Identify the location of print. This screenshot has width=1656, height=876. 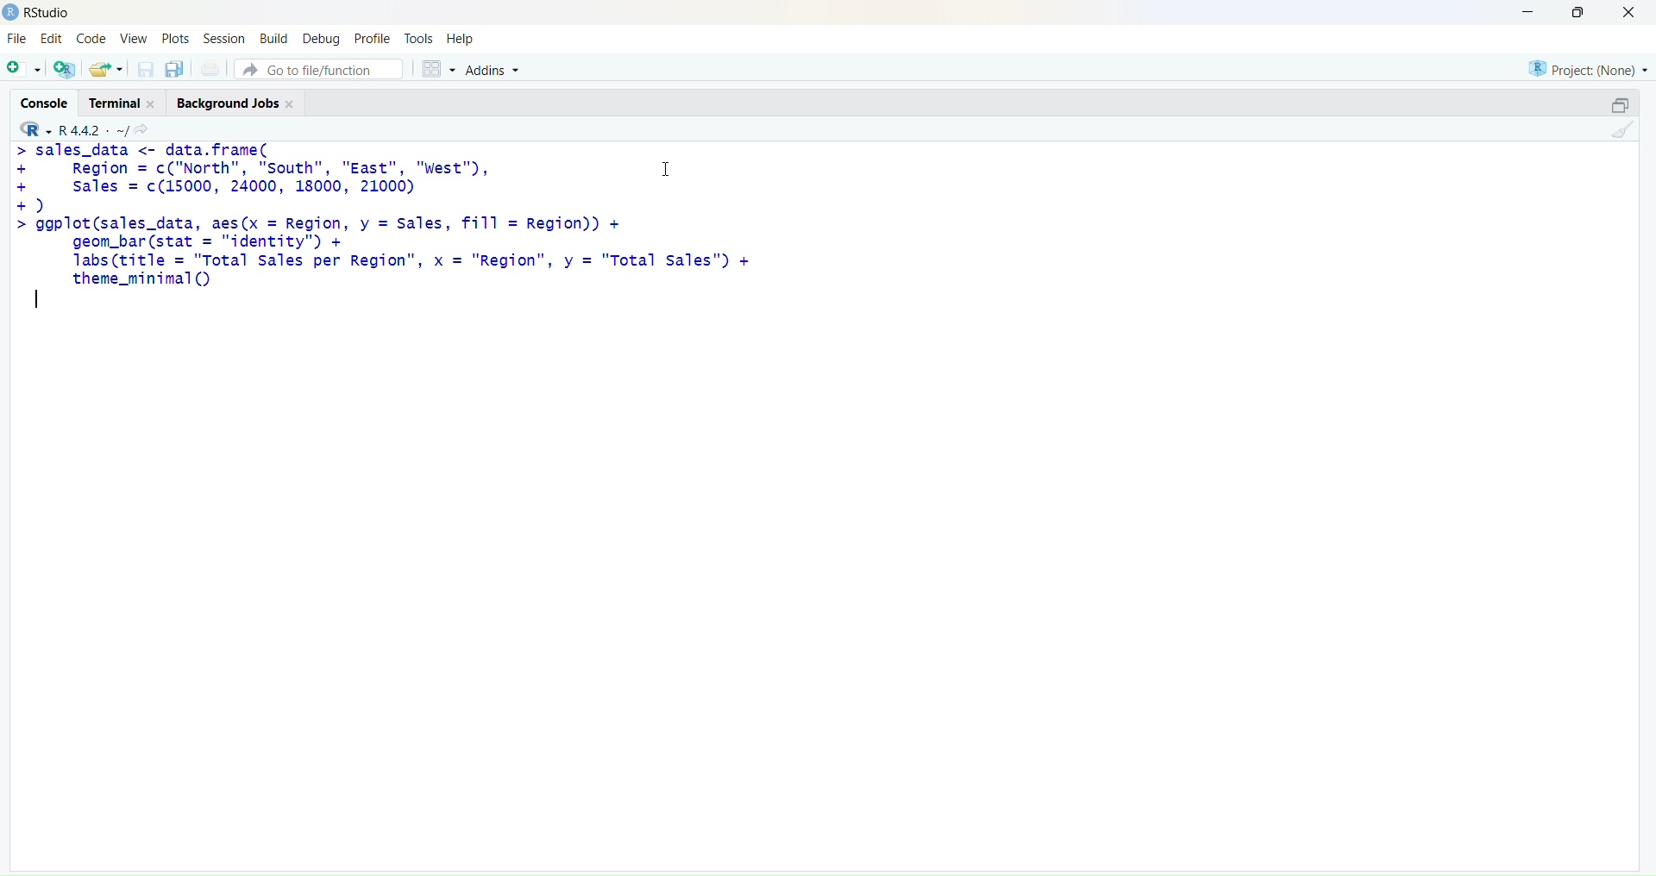
(210, 71).